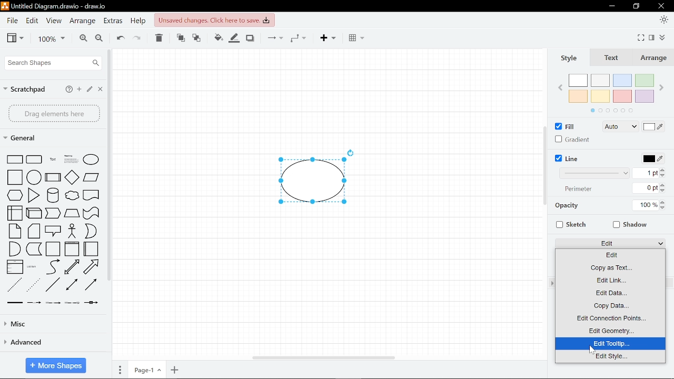 Image resolution: width=674 pixels, height=379 pixels. Describe the element at coordinates (71, 159) in the screenshot. I see `heading` at that location.